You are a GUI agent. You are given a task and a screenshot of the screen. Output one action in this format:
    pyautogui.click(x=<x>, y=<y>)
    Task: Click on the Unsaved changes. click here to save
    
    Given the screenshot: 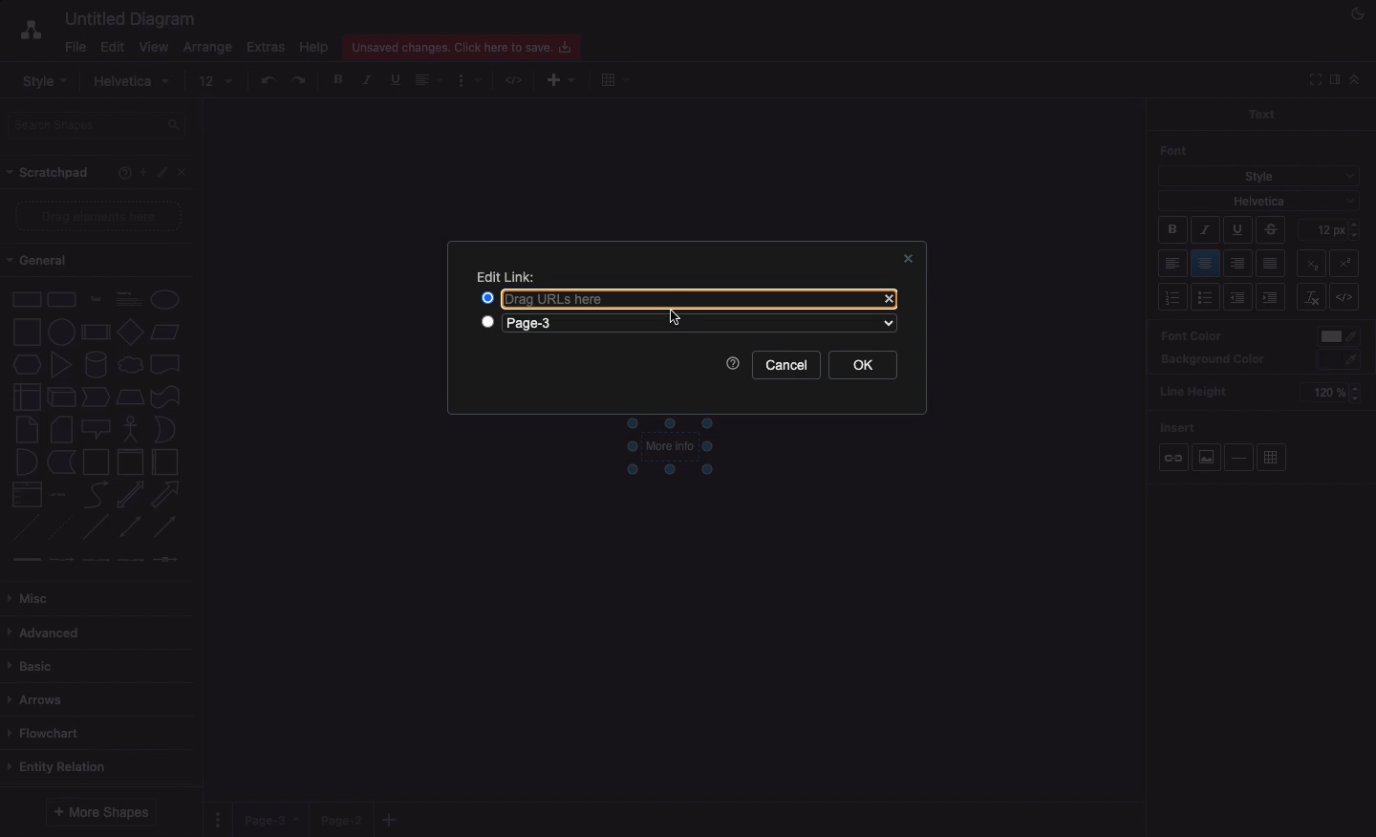 What is the action you would take?
    pyautogui.click(x=460, y=46)
    